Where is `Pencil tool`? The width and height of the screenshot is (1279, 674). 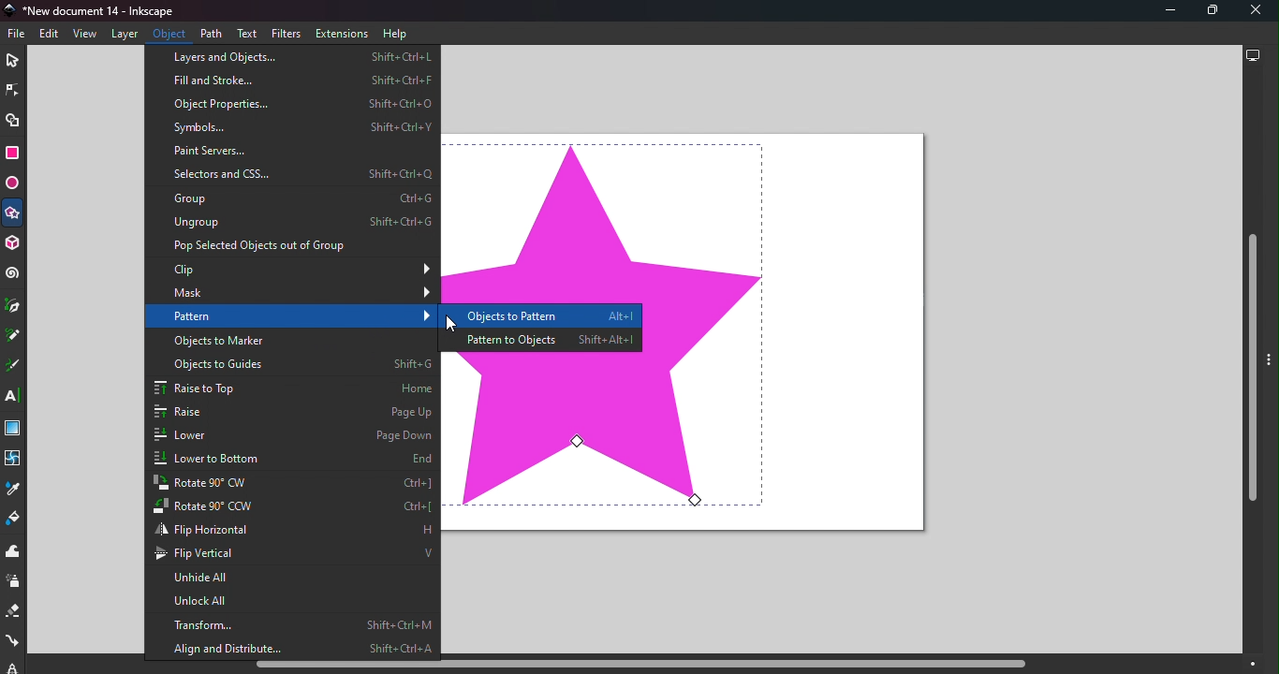
Pencil tool is located at coordinates (13, 337).